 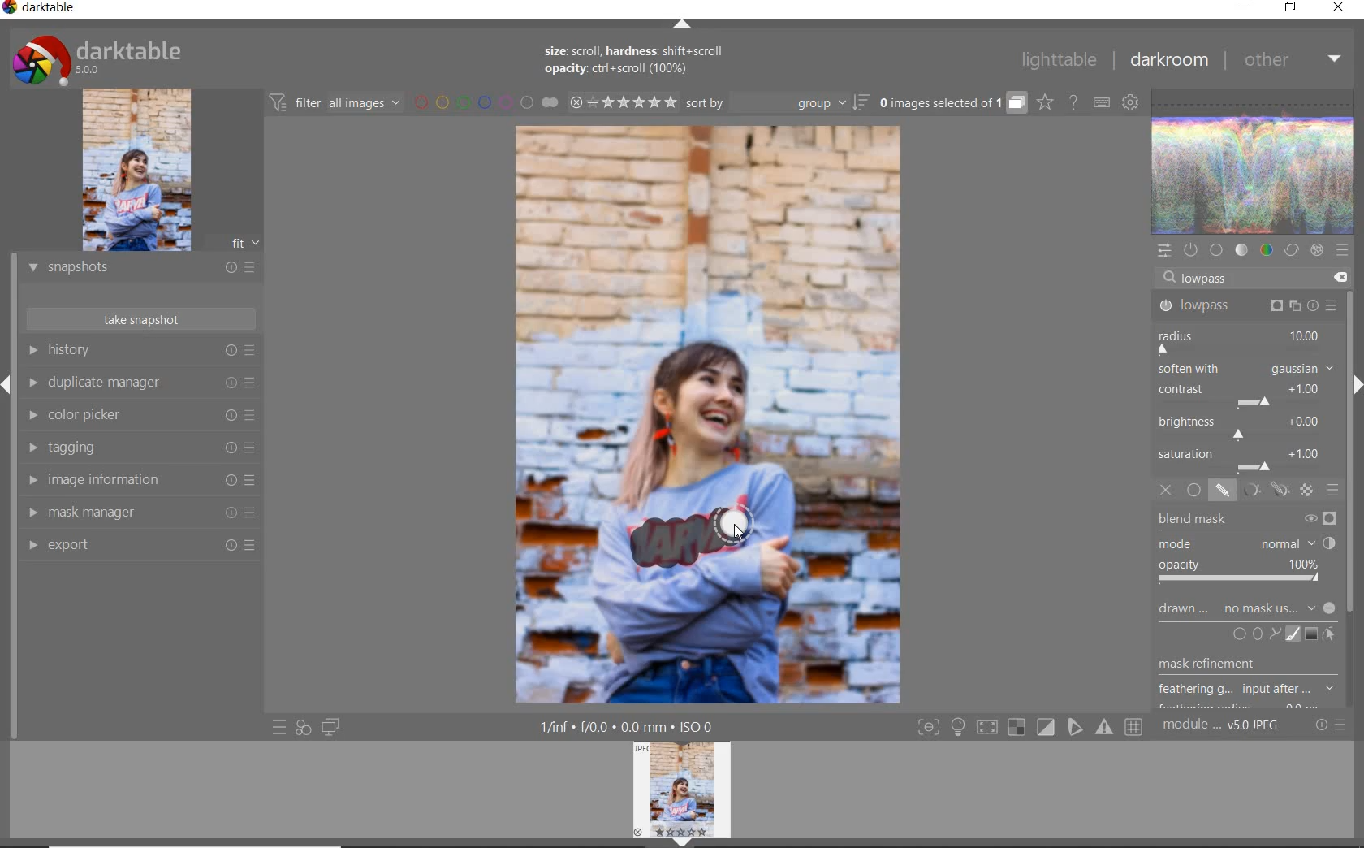 What do you see at coordinates (1337, 276) in the screenshot?
I see `delete` at bounding box center [1337, 276].